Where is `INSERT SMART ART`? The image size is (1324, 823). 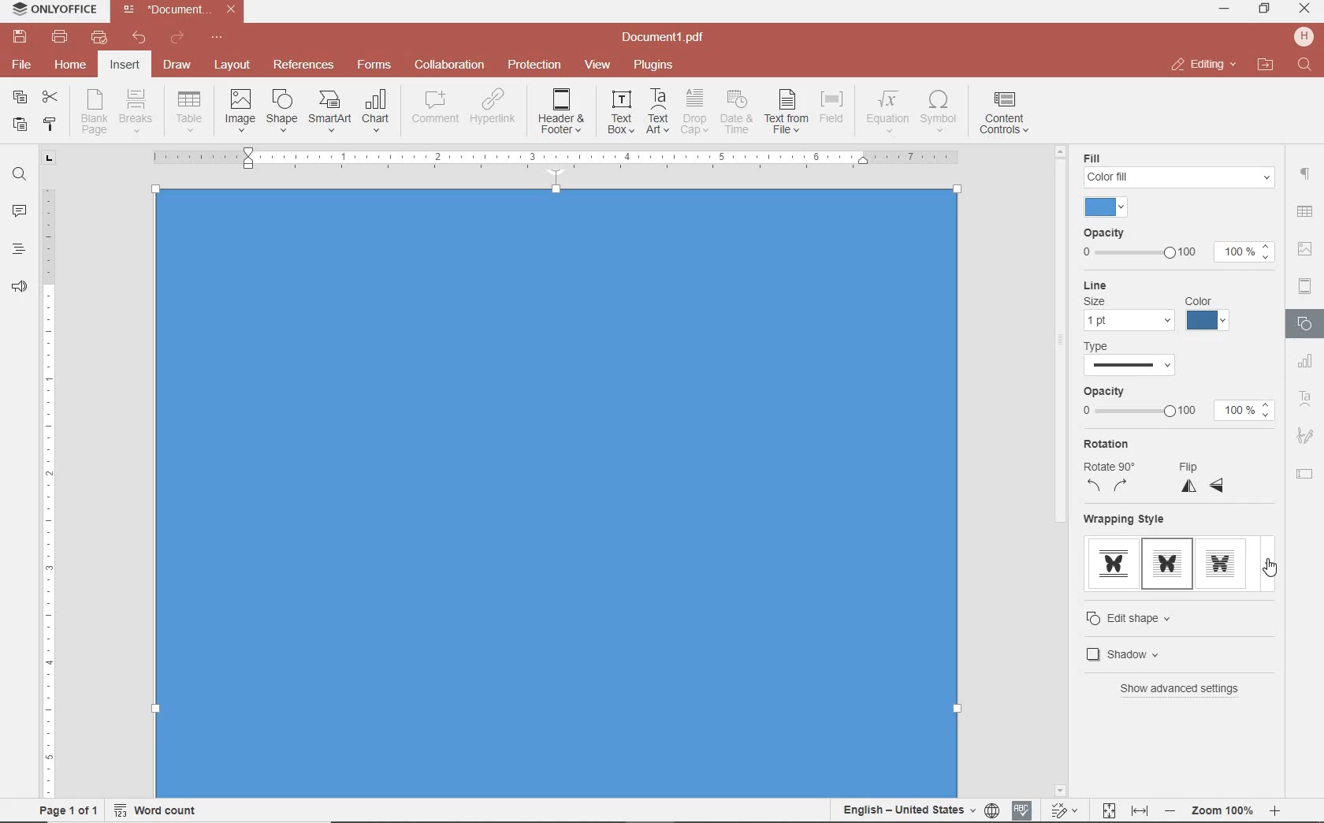
INSERT SMART ART is located at coordinates (330, 110).